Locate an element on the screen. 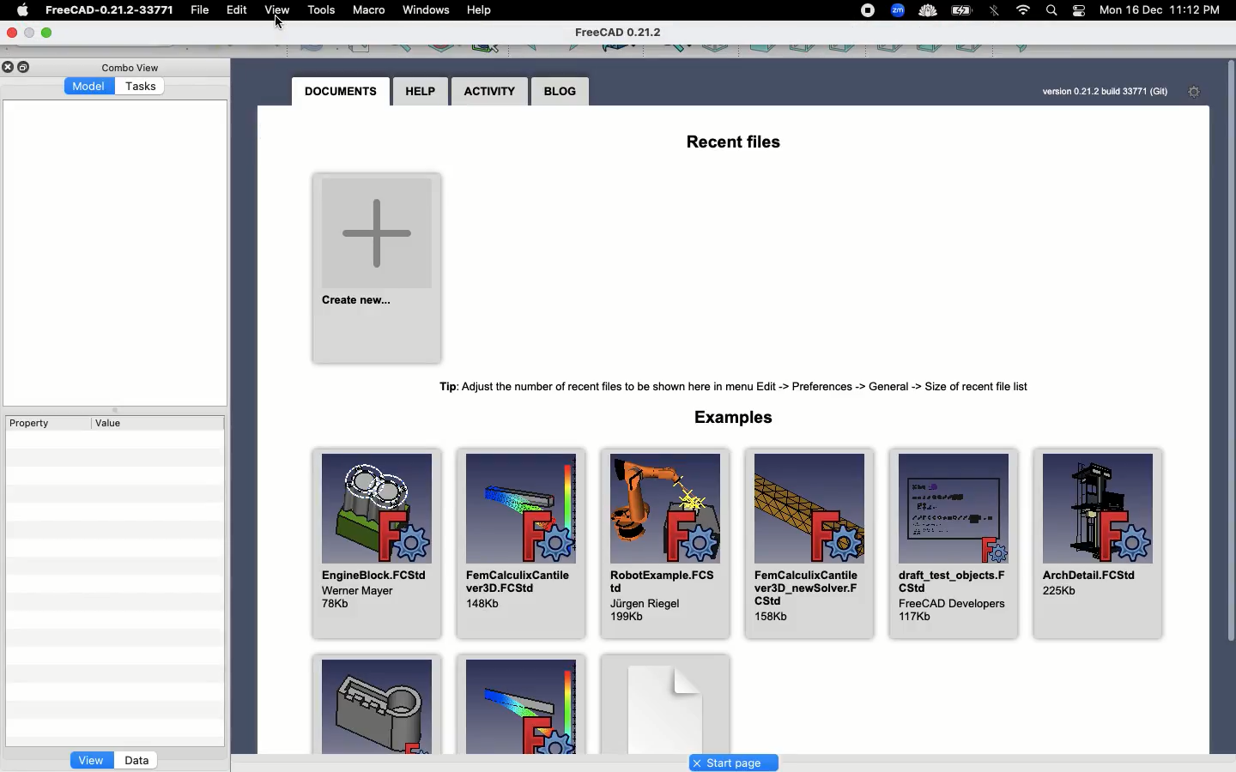 The height and width of the screenshot is (772, 1236). Maximize is located at coordinates (47, 32).